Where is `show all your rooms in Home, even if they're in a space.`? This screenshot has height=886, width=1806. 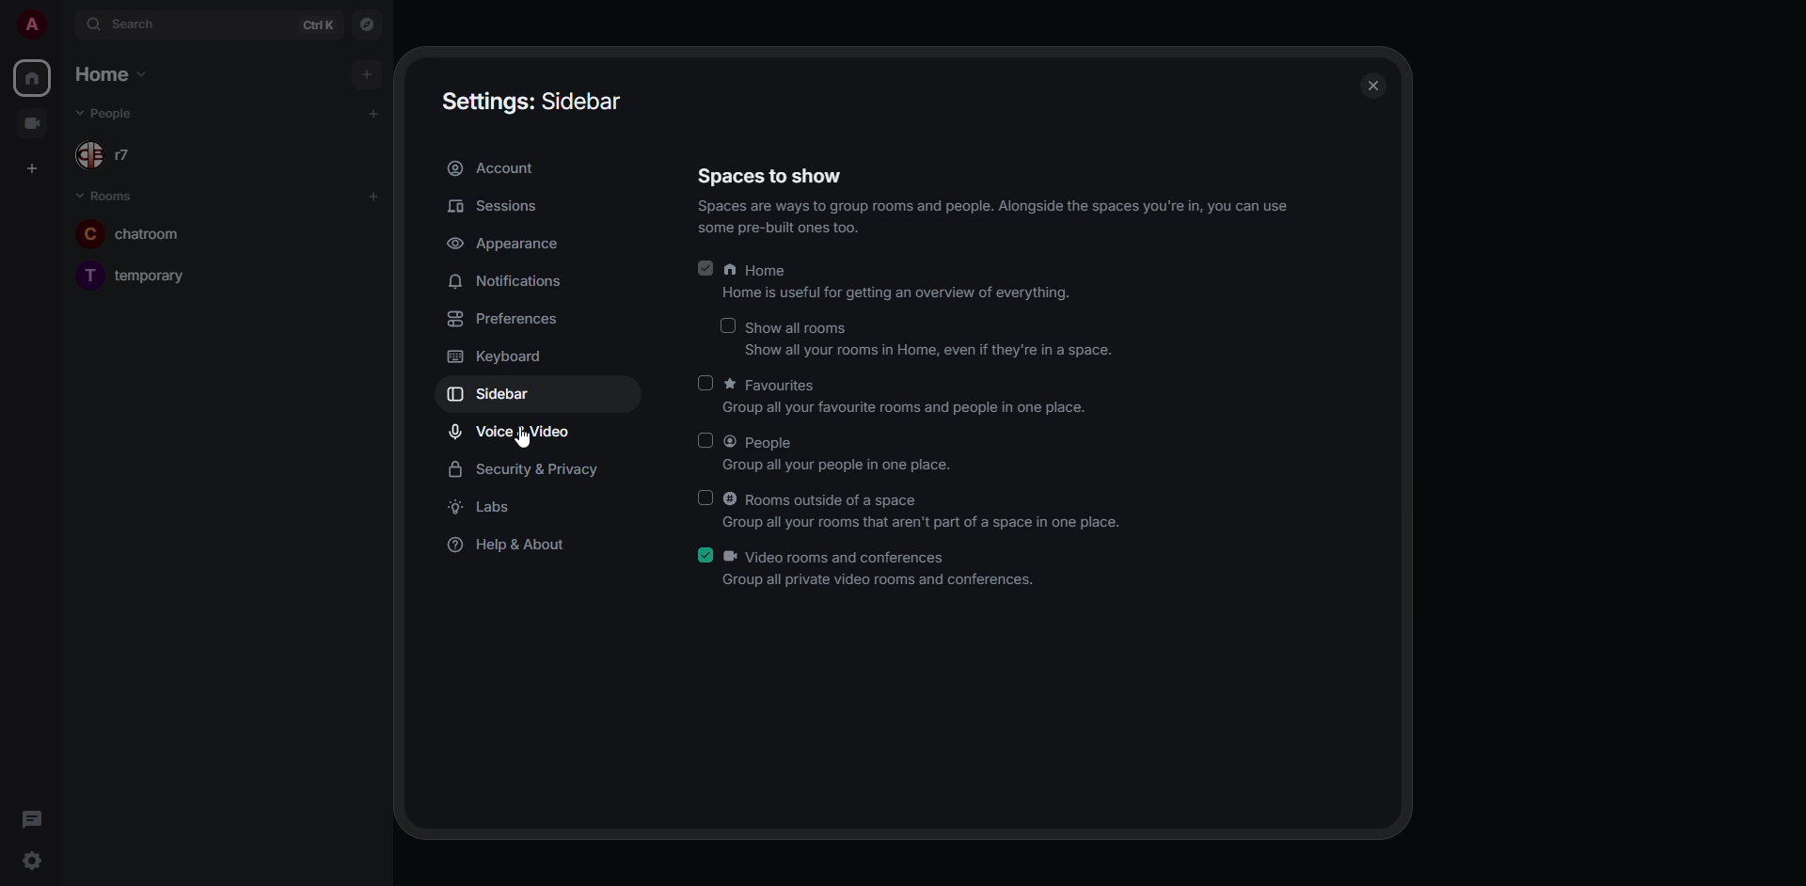
show all your rooms in Home, even if they're in a space. is located at coordinates (927, 352).